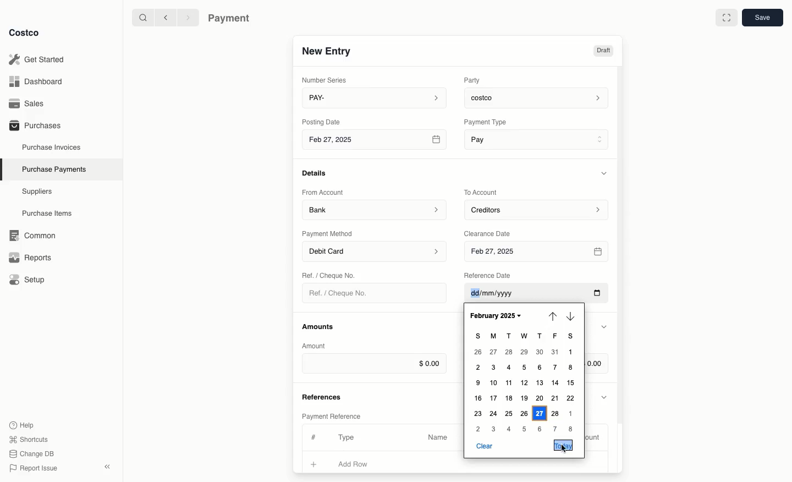  What do you see at coordinates (603, 51) in the screenshot?
I see `Draft` at bounding box center [603, 51].